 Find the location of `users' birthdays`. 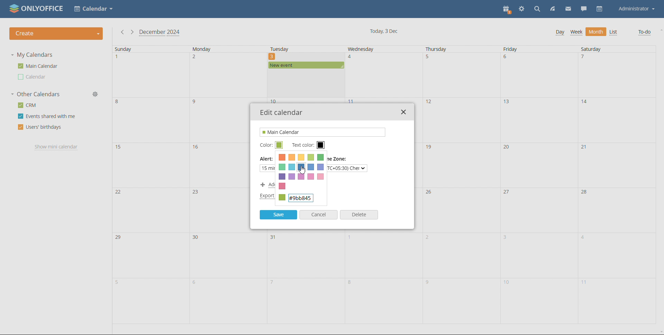

users' birthdays is located at coordinates (39, 127).